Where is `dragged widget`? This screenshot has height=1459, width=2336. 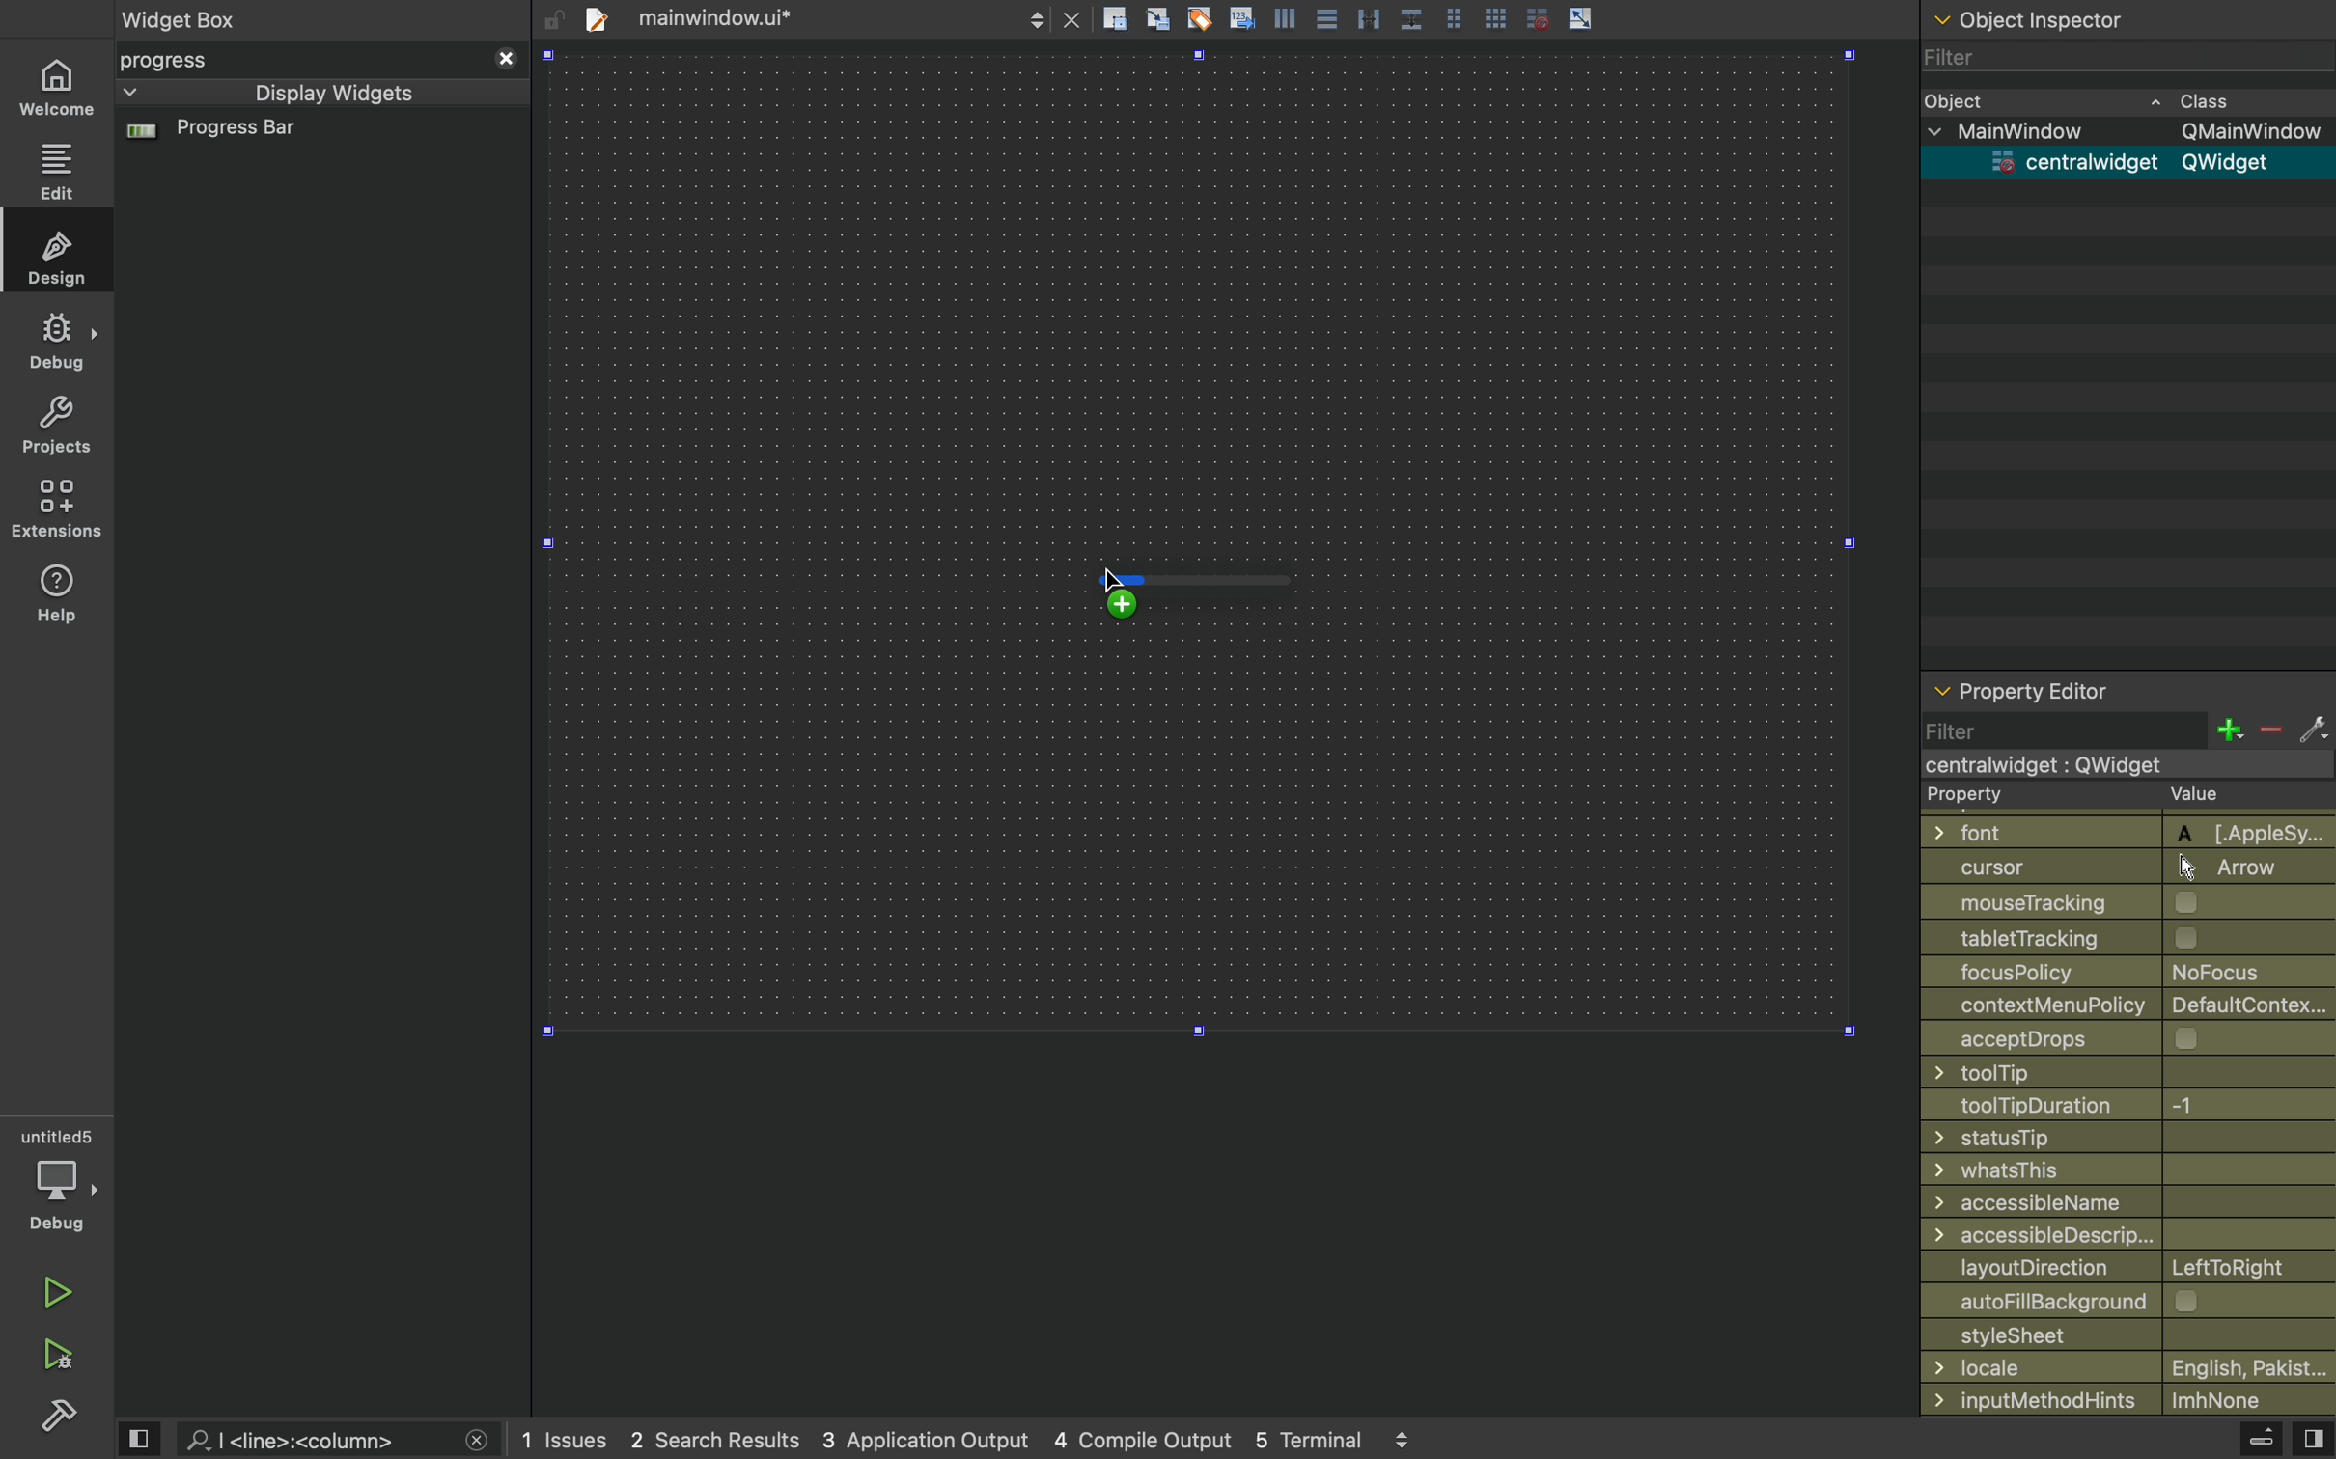 dragged widget is located at coordinates (1223, 590).